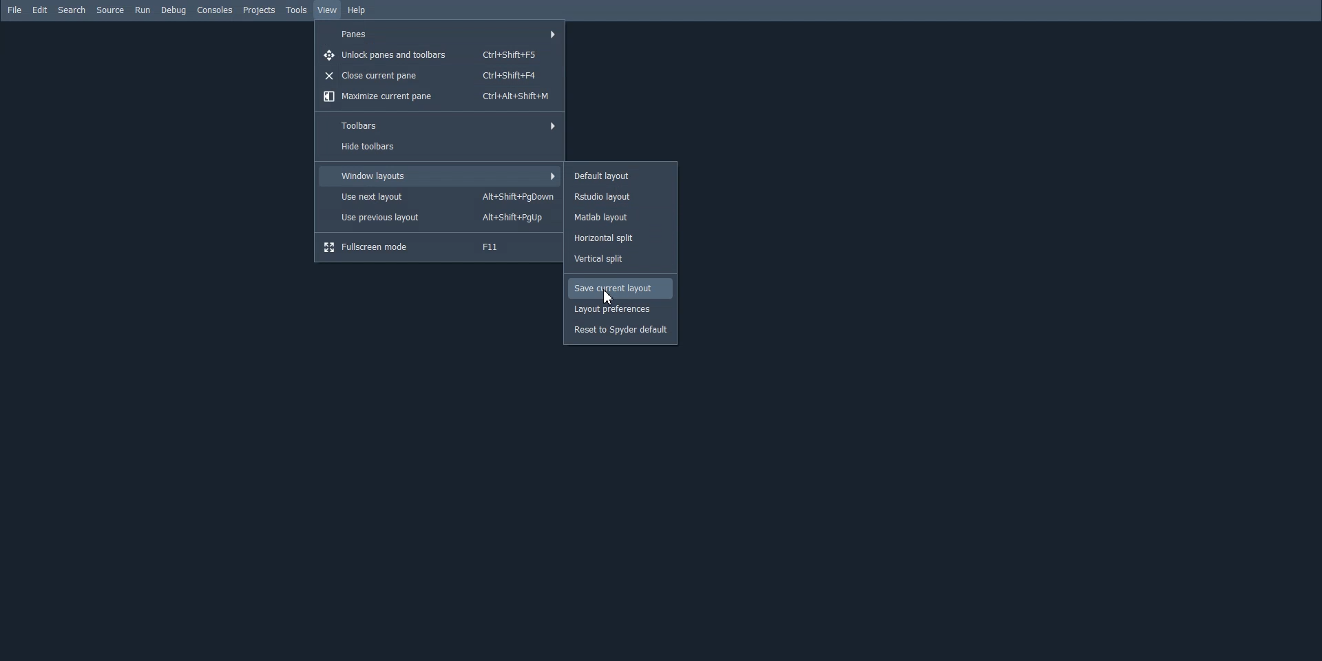  I want to click on Edit, so click(40, 10).